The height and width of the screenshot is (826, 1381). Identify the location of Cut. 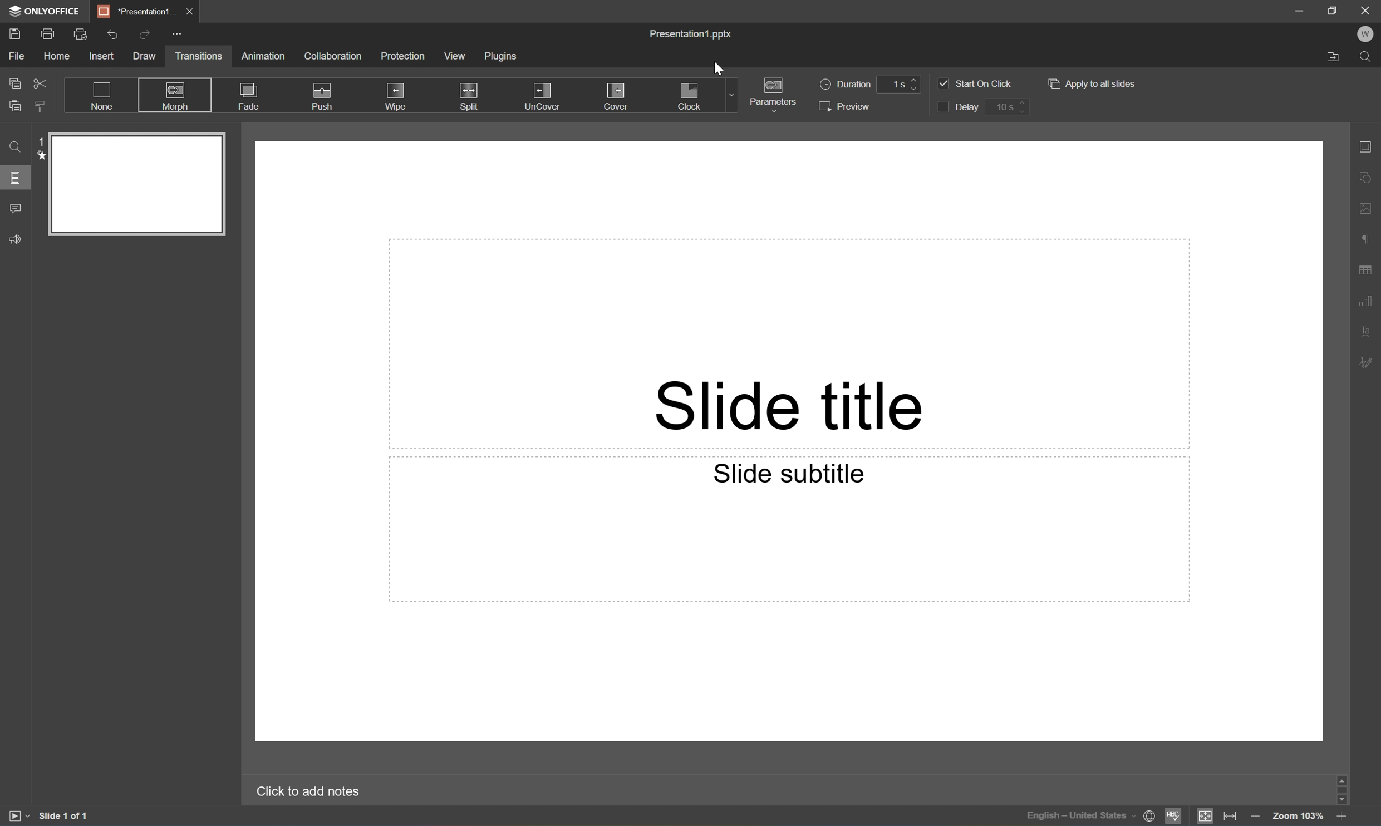
(39, 82).